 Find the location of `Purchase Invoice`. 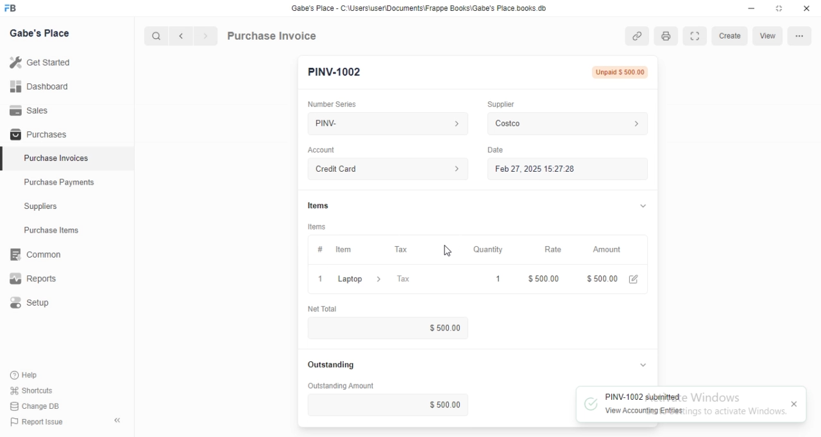

Purchase Invoice is located at coordinates (273, 35).